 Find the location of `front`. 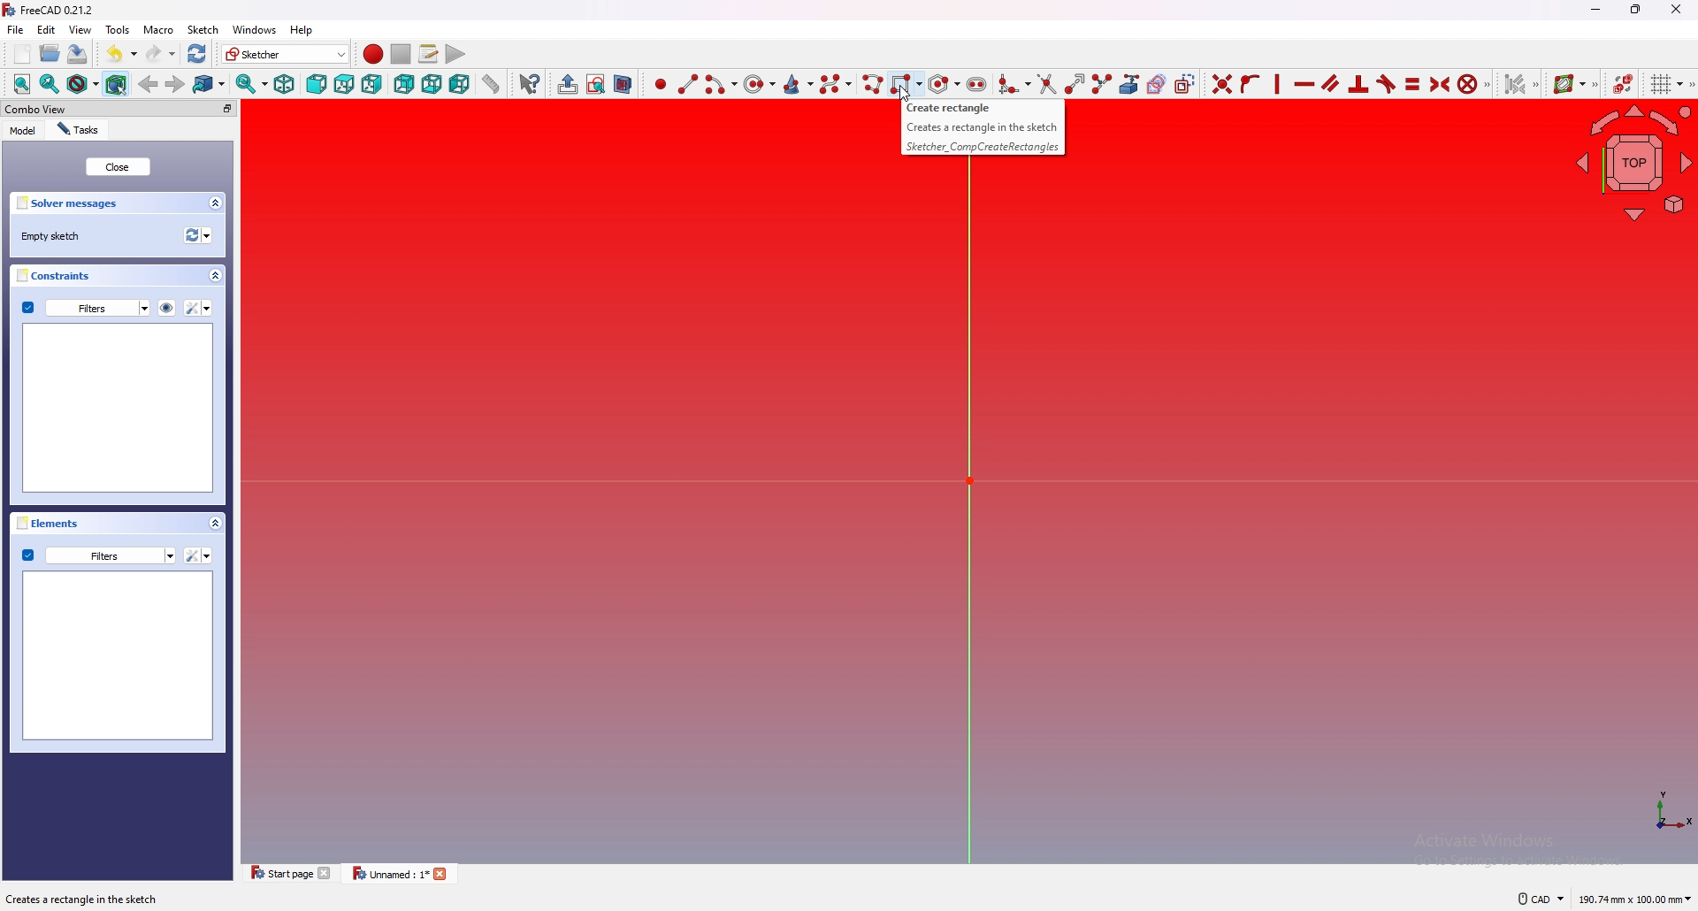

front is located at coordinates (317, 84).